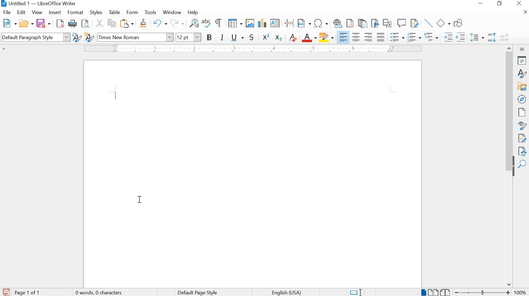 The image size is (529, 296). Describe the element at coordinates (234, 23) in the screenshot. I see `INSERT TABLE` at that location.